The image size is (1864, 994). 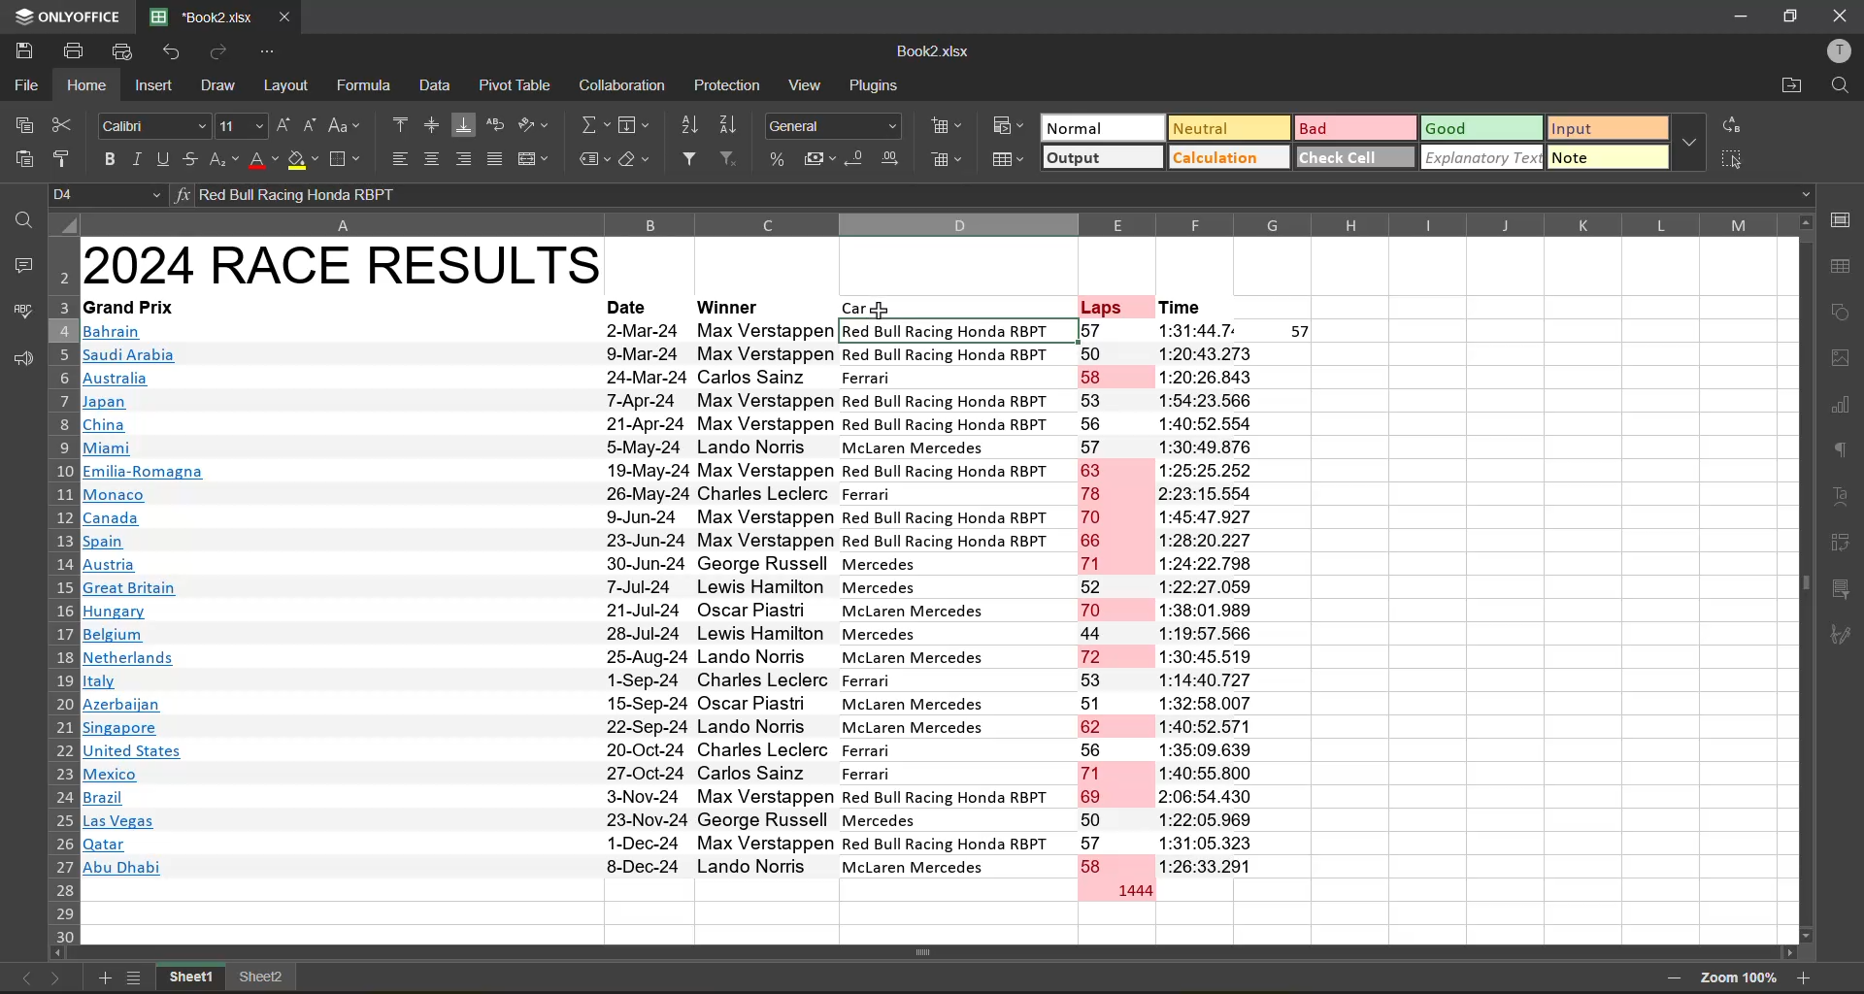 I want to click on find, so click(x=1841, y=87).